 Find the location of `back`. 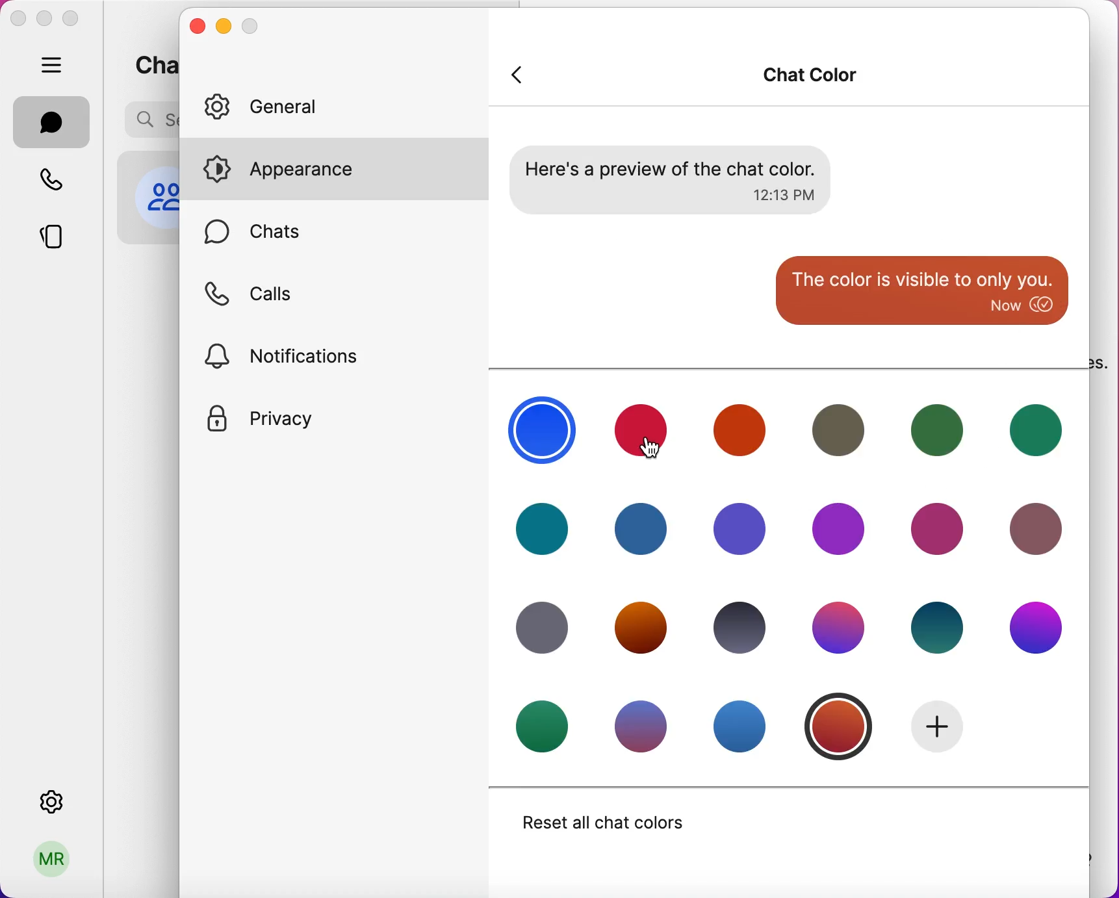

back is located at coordinates (523, 73).